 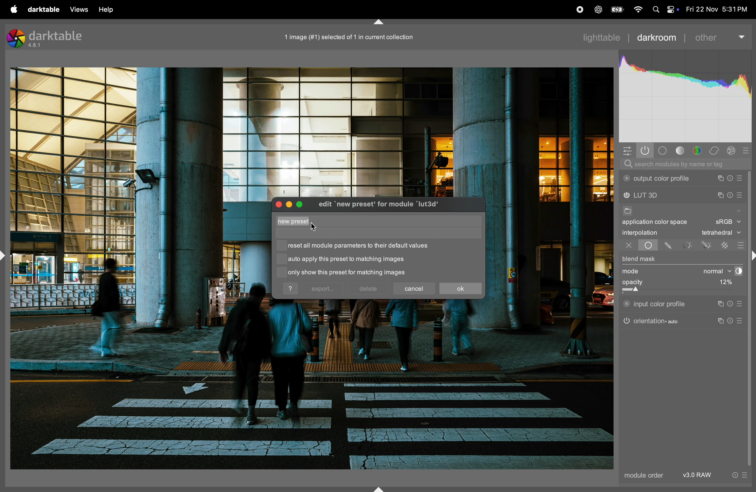 What do you see at coordinates (720, 304) in the screenshot?
I see `instance` at bounding box center [720, 304].